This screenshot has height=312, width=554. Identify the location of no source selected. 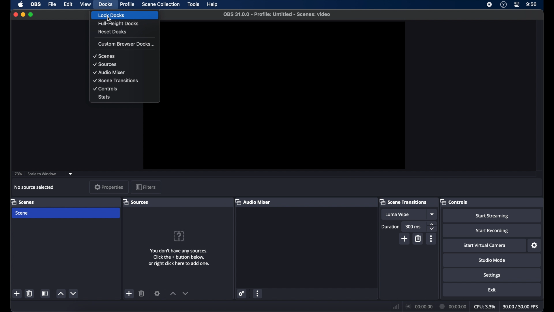
(35, 187).